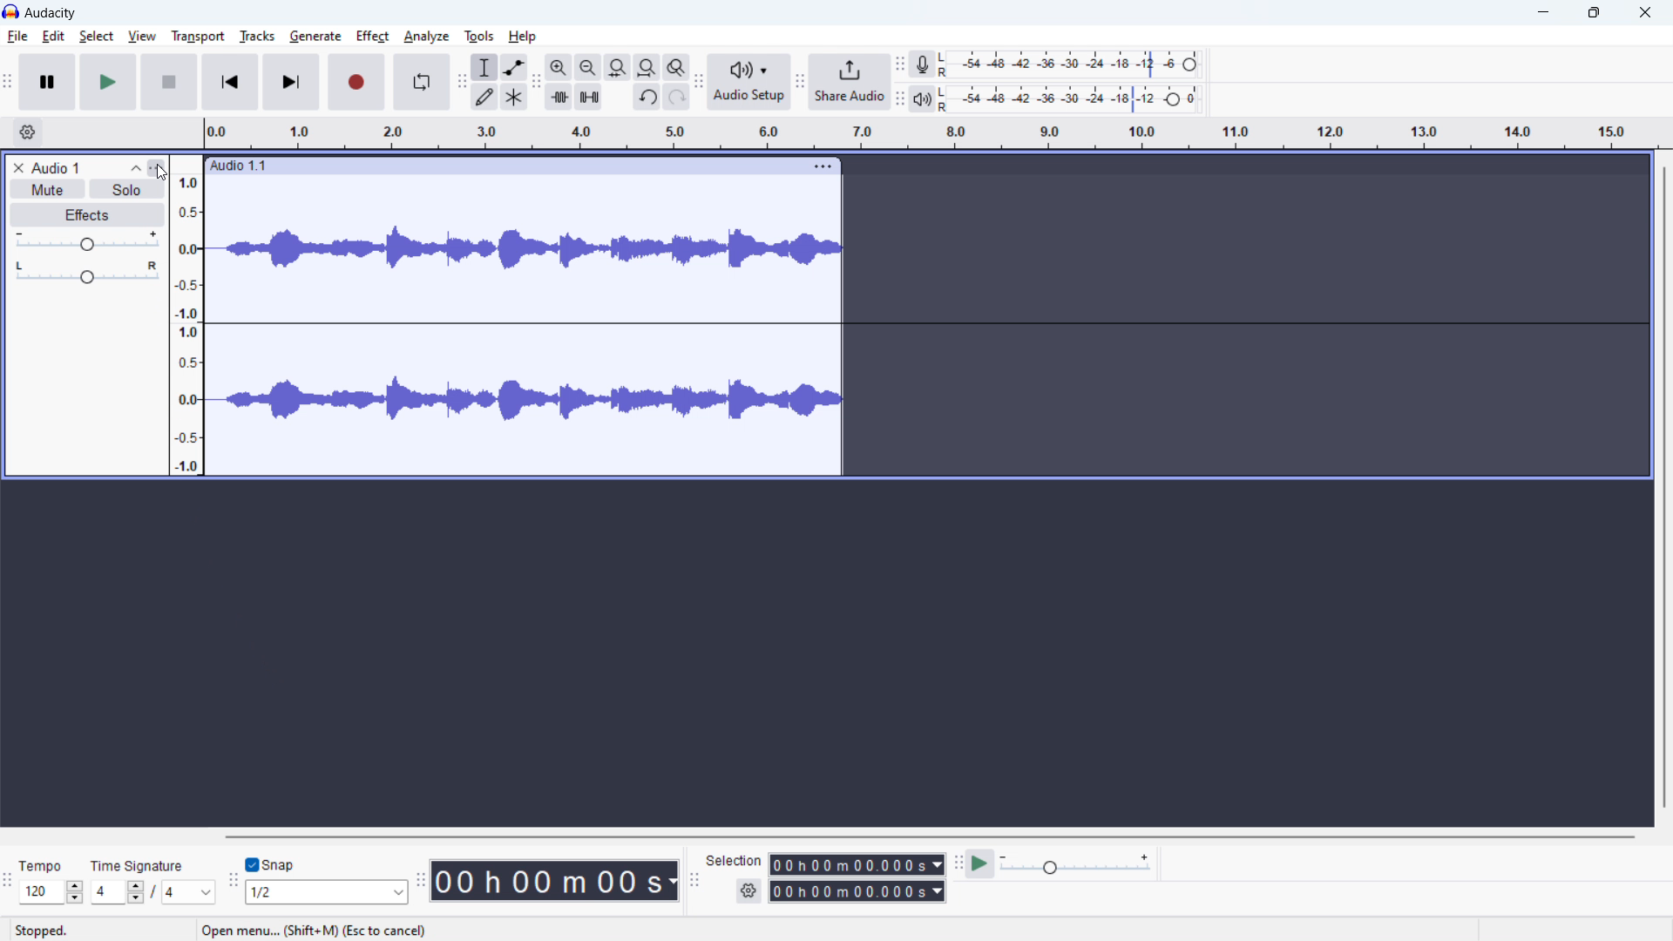 Image resolution: width=1673 pixels, height=941 pixels. I want to click on tempo, so click(57, 928).